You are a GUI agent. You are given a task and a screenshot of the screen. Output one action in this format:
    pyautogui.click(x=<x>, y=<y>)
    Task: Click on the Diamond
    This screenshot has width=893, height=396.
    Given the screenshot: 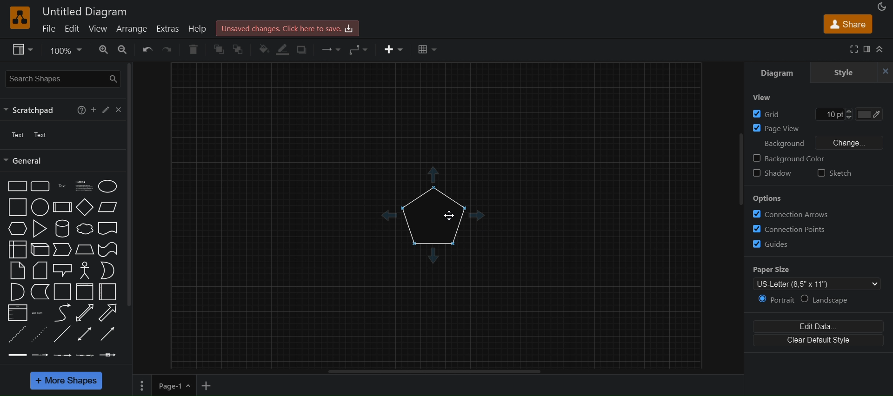 What is the action you would take?
    pyautogui.click(x=85, y=207)
    